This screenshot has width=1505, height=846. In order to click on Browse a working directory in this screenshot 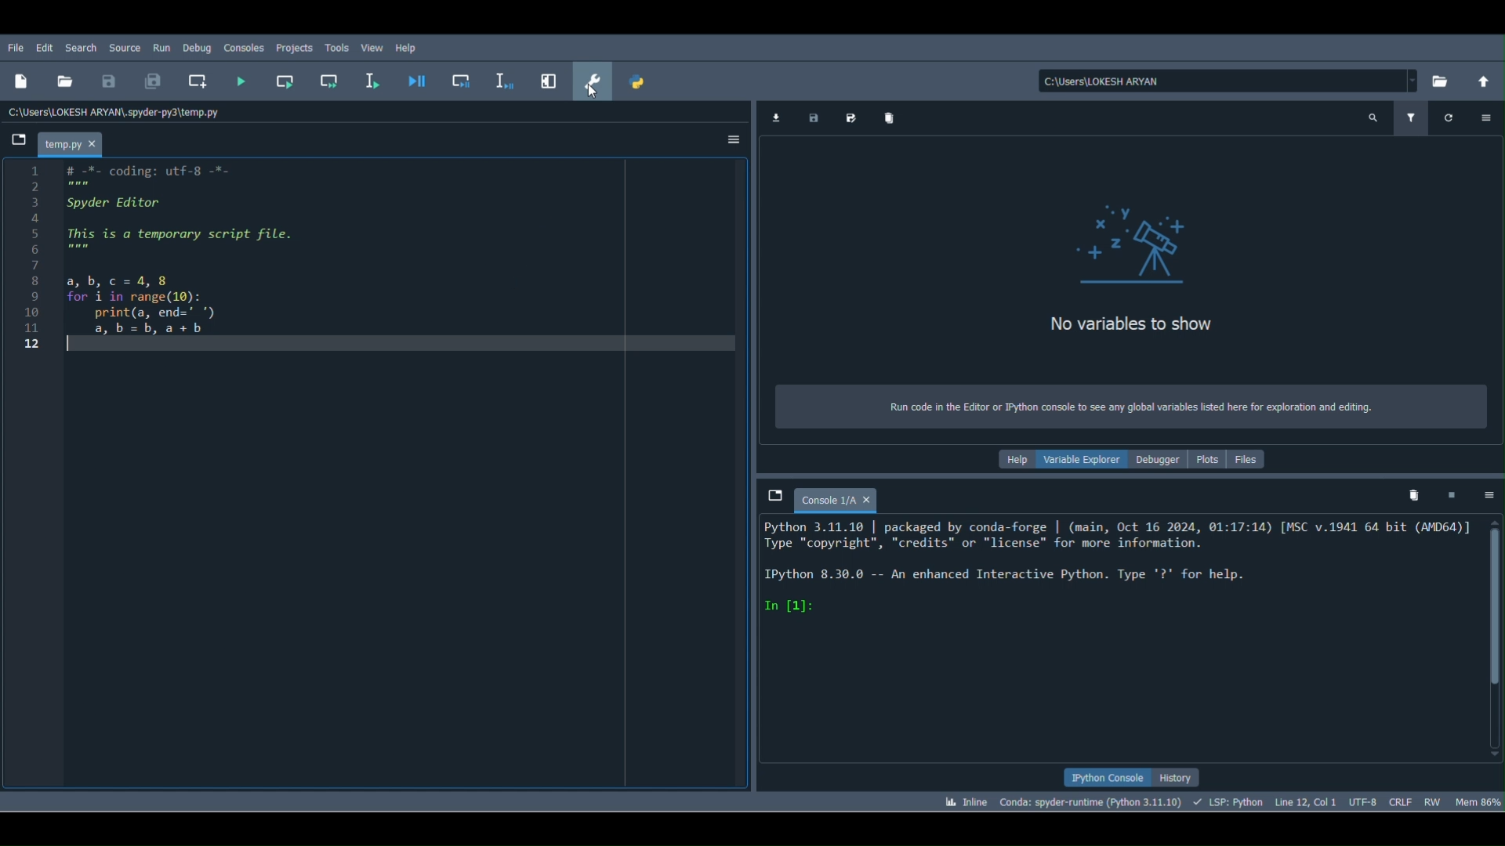, I will do `click(1440, 81)`.